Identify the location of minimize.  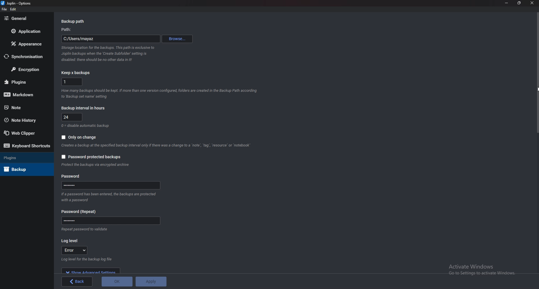
(507, 3).